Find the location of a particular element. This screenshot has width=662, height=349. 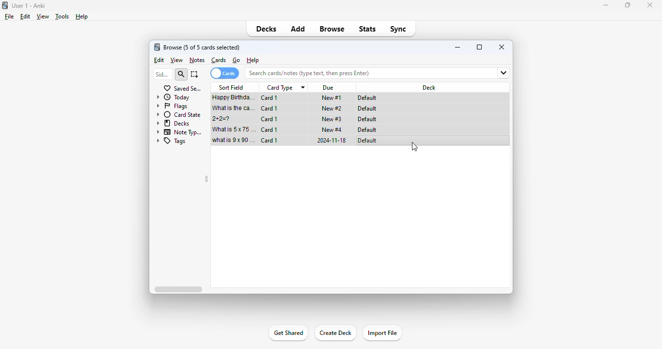

happy birthday song!!!.mp3 is located at coordinates (233, 98).